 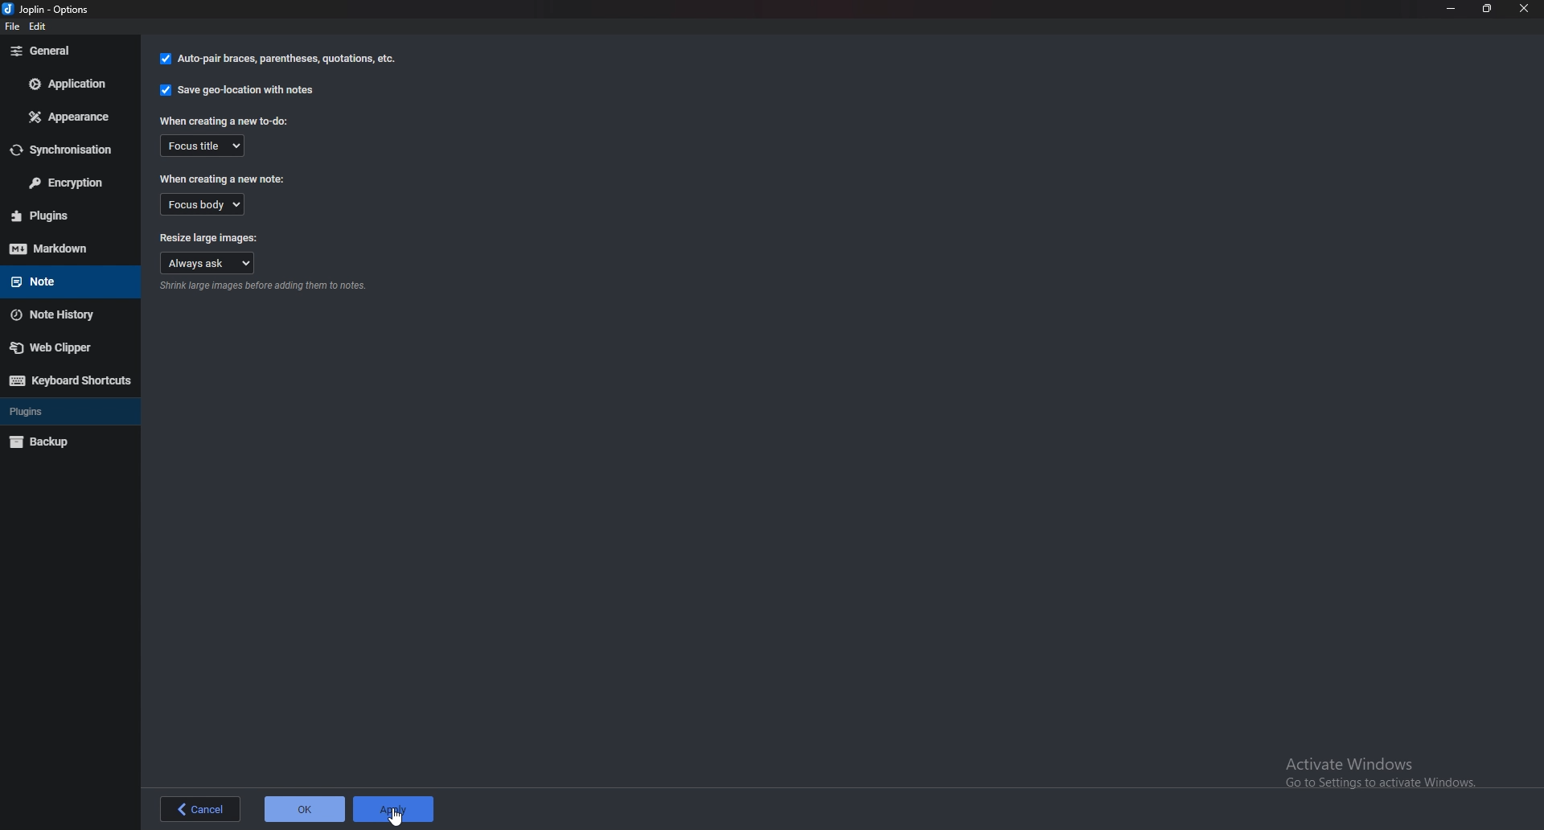 I want to click on Activate windows pop up, so click(x=1389, y=773).